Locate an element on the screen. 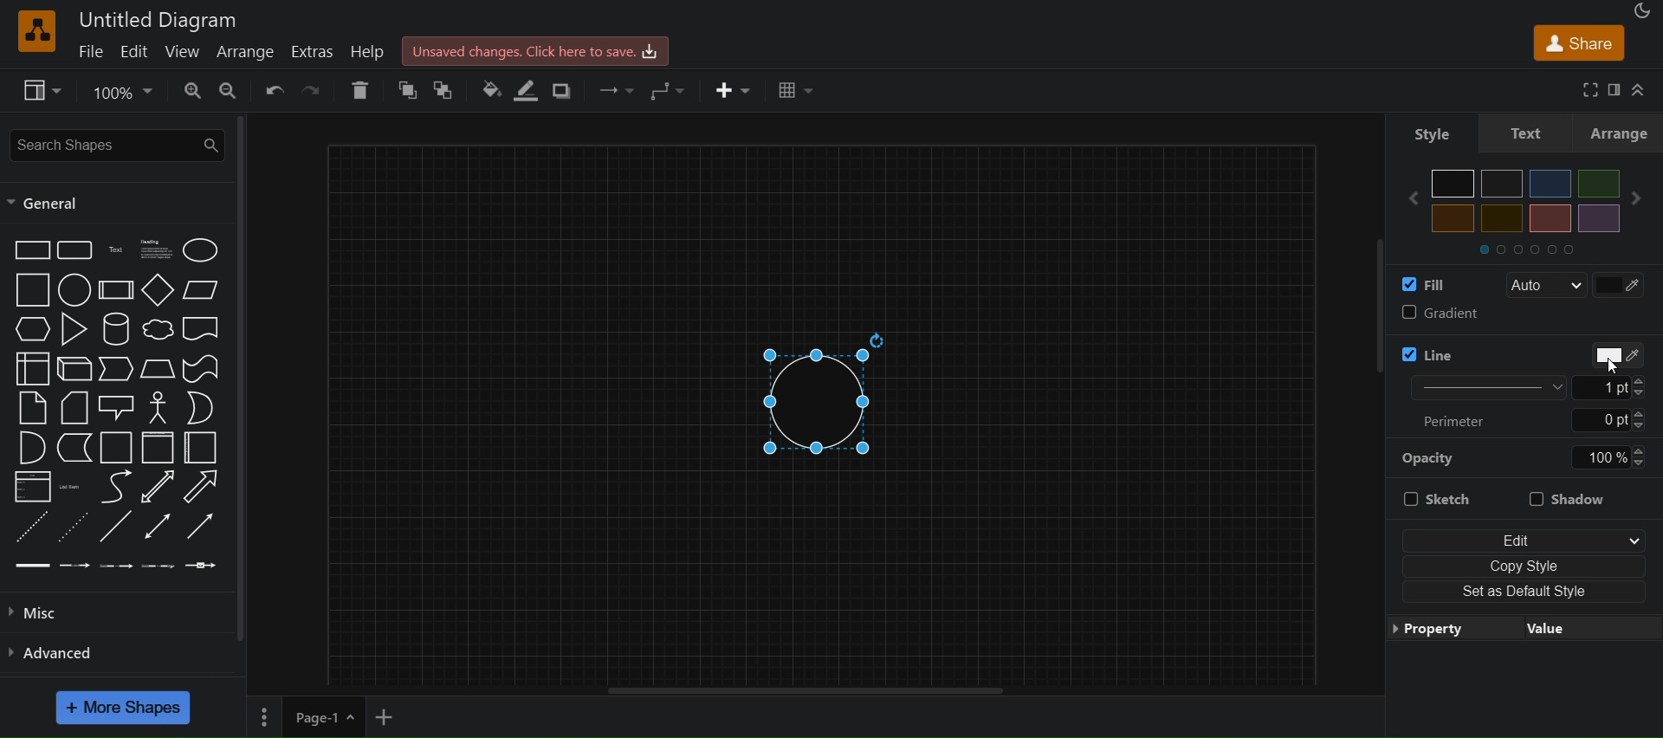  horizontal container is located at coordinates (201, 448).